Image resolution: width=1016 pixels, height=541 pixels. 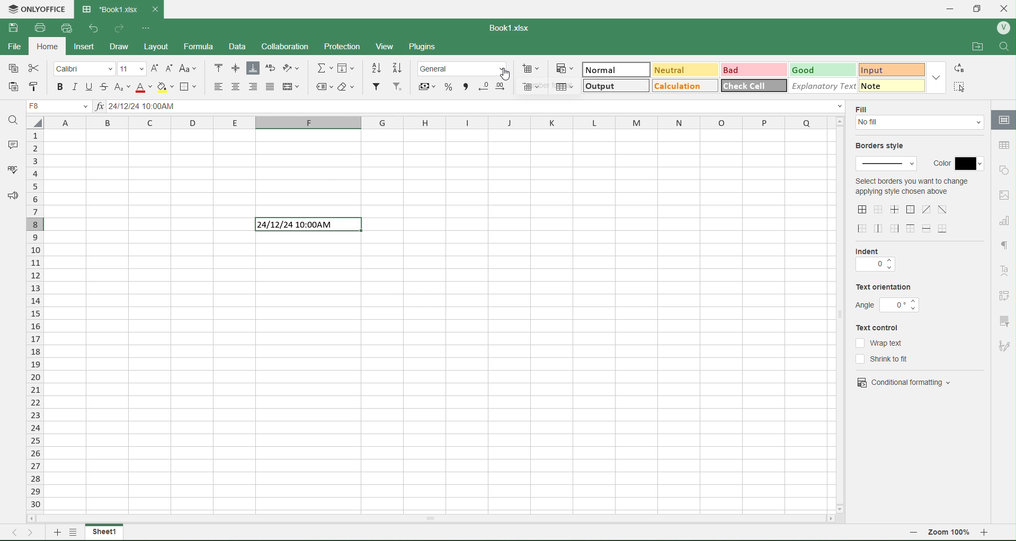 What do you see at coordinates (926, 209) in the screenshot?
I see `center` at bounding box center [926, 209].